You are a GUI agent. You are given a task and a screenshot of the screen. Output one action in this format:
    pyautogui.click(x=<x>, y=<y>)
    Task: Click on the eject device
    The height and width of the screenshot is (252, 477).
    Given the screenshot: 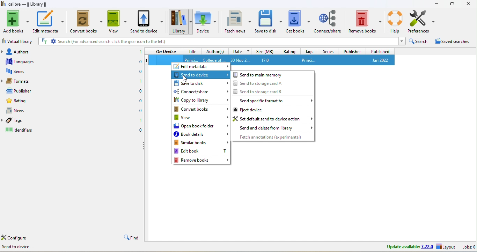 What is the action you would take?
    pyautogui.click(x=272, y=109)
    